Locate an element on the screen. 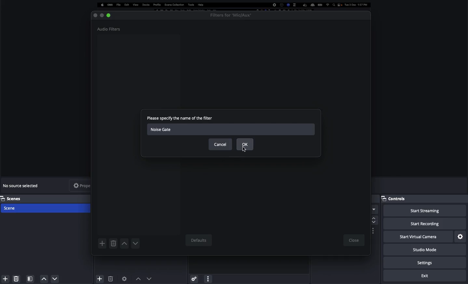  Add is located at coordinates (102, 243).